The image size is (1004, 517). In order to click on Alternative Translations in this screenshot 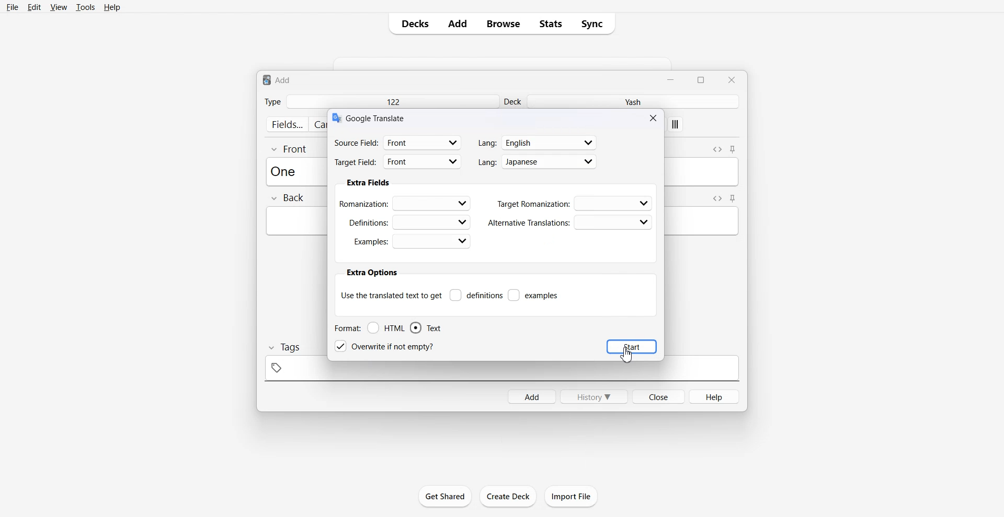, I will do `click(569, 222)`.